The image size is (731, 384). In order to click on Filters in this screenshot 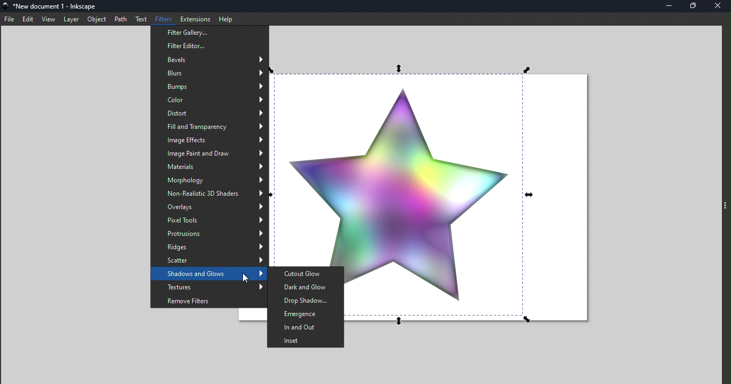, I will do `click(164, 19)`.